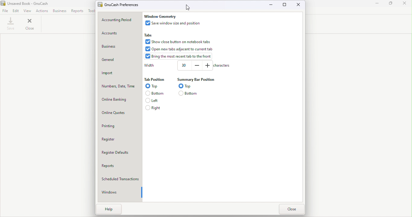 The height and width of the screenshot is (217, 412). I want to click on Bottom, so click(154, 93).